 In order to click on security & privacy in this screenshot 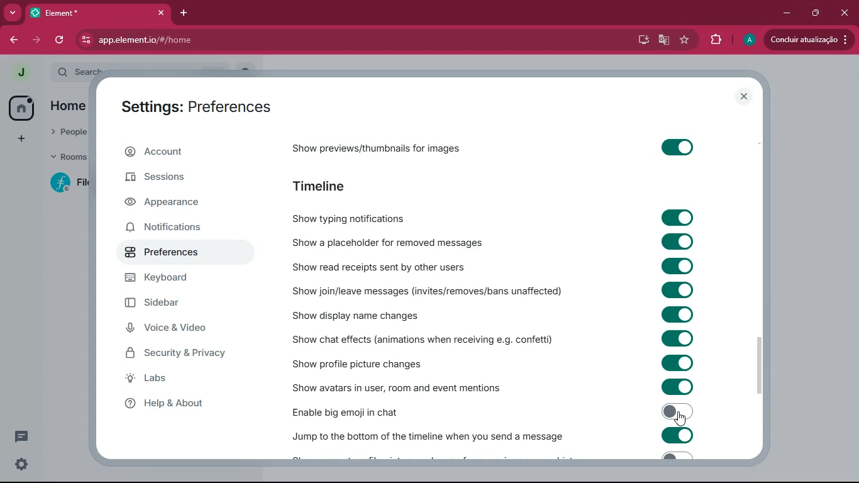, I will do `click(183, 354)`.